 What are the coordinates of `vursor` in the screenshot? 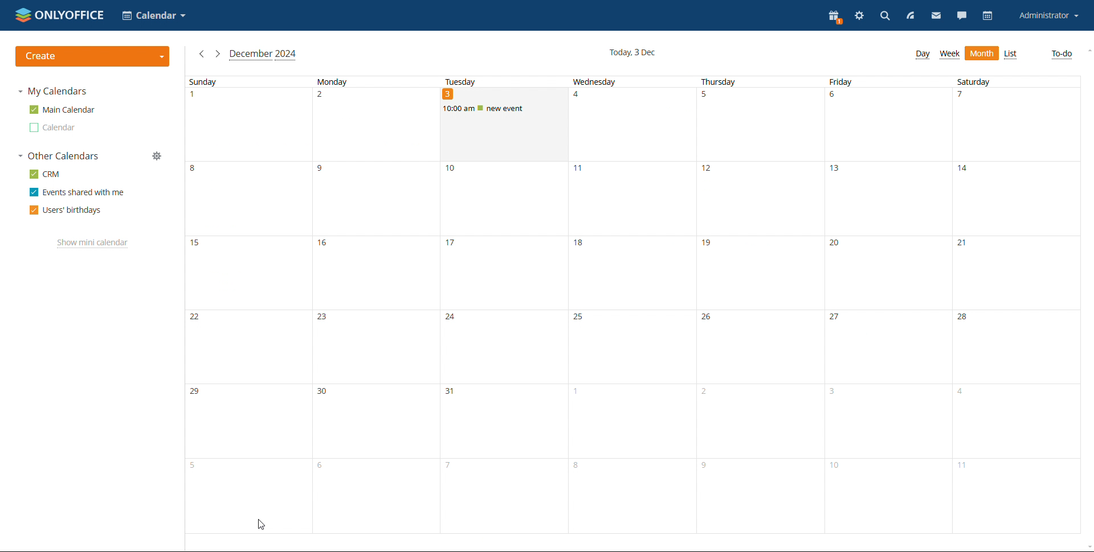 It's located at (462, 116).